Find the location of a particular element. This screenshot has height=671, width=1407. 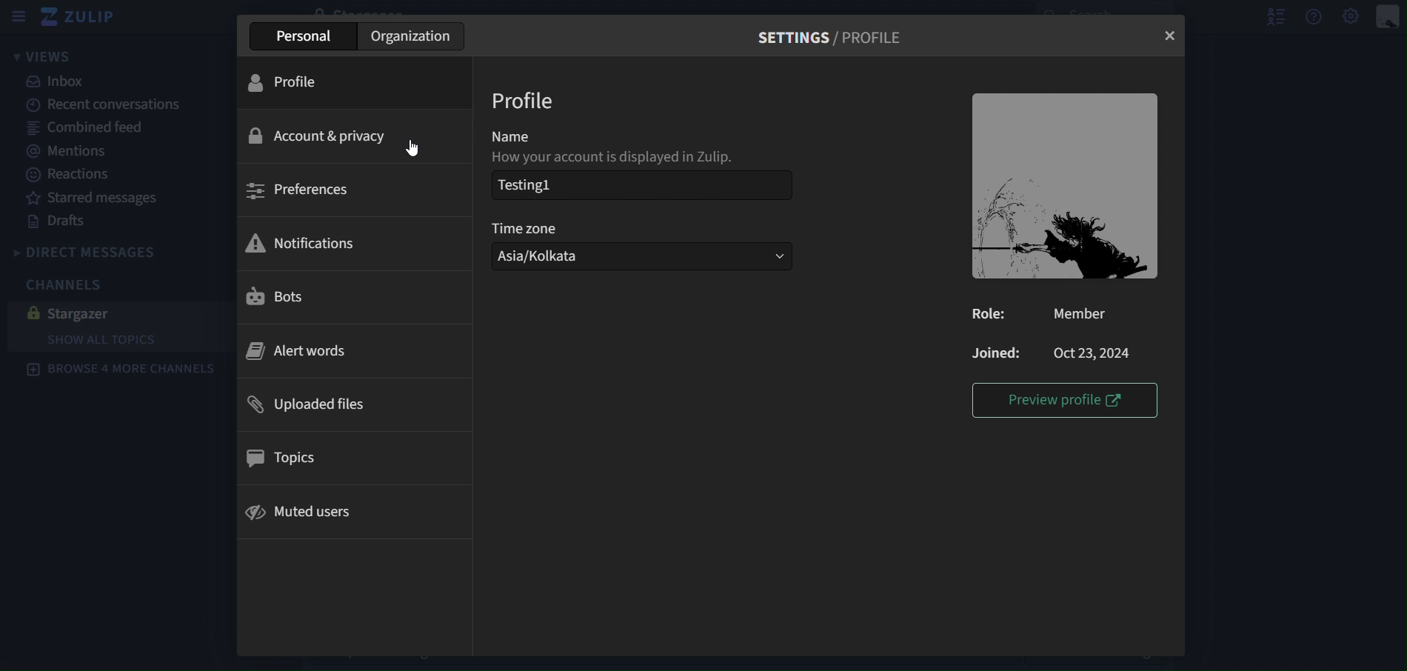

Joined: Oct 23,2024 is located at coordinates (1052, 353).